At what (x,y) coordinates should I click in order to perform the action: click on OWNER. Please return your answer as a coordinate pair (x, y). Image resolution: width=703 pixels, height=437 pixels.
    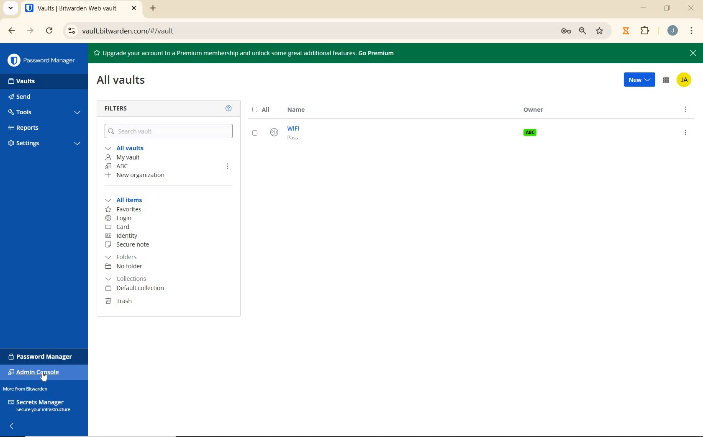
    Looking at the image, I should click on (536, 111).